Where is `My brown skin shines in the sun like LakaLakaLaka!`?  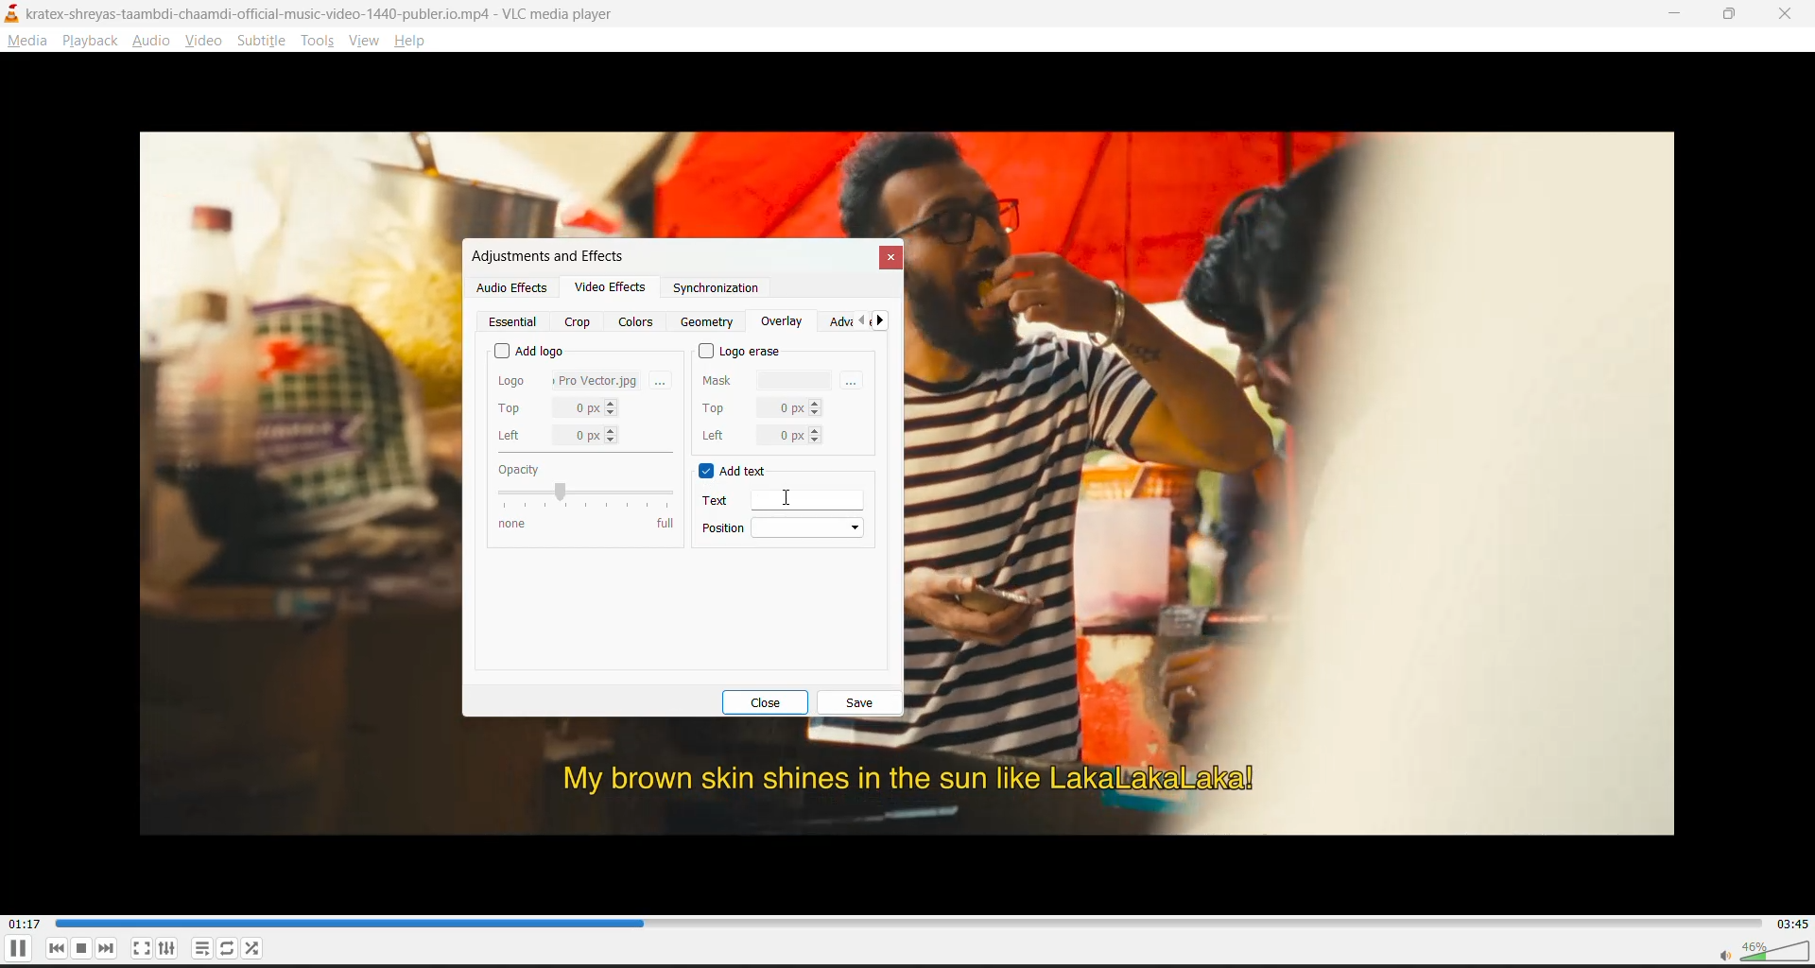 My brown skin shines in the sun like LakaLakaLaka! is located at coordinates (906, 780).